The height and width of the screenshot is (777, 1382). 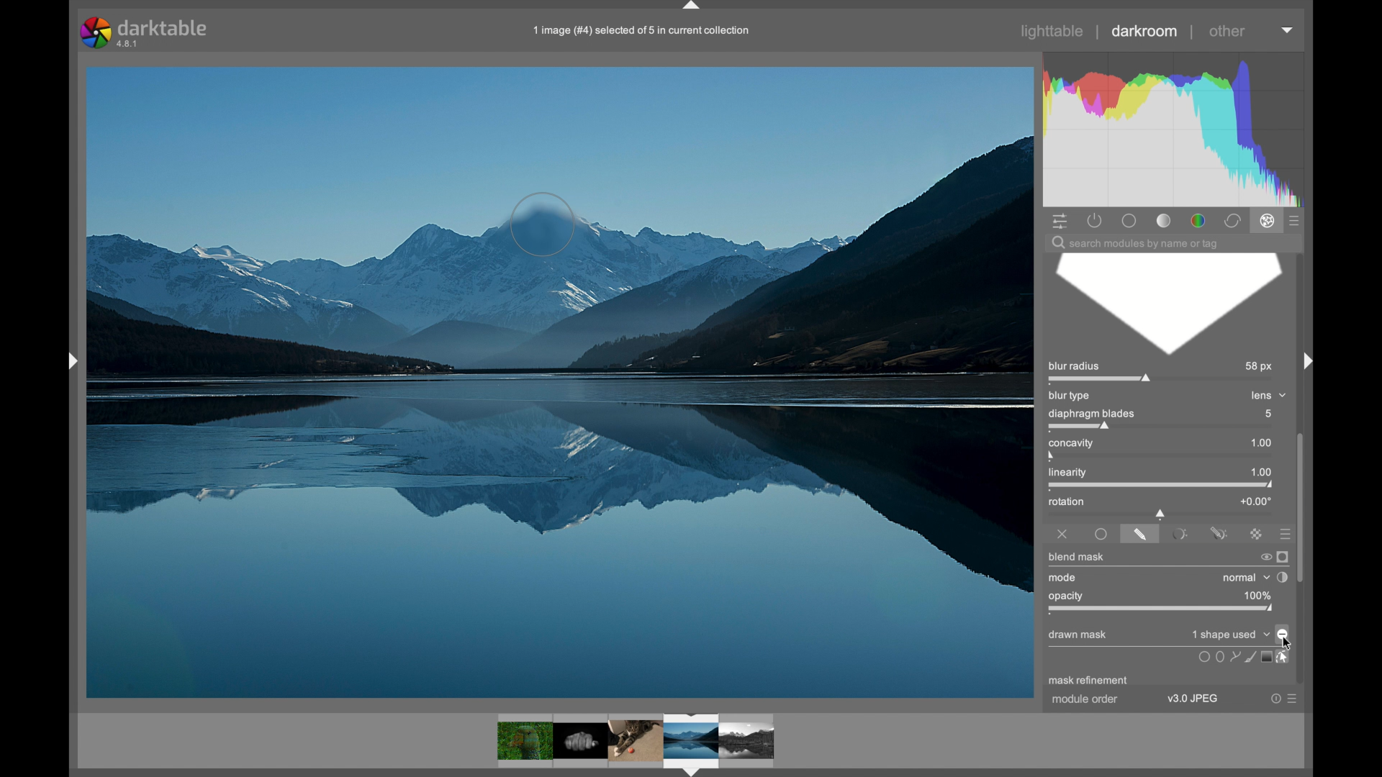 What do you see at coordinates (71, 363) in the screenshot?
I see `drag handle` at bounding box center [71, 363].